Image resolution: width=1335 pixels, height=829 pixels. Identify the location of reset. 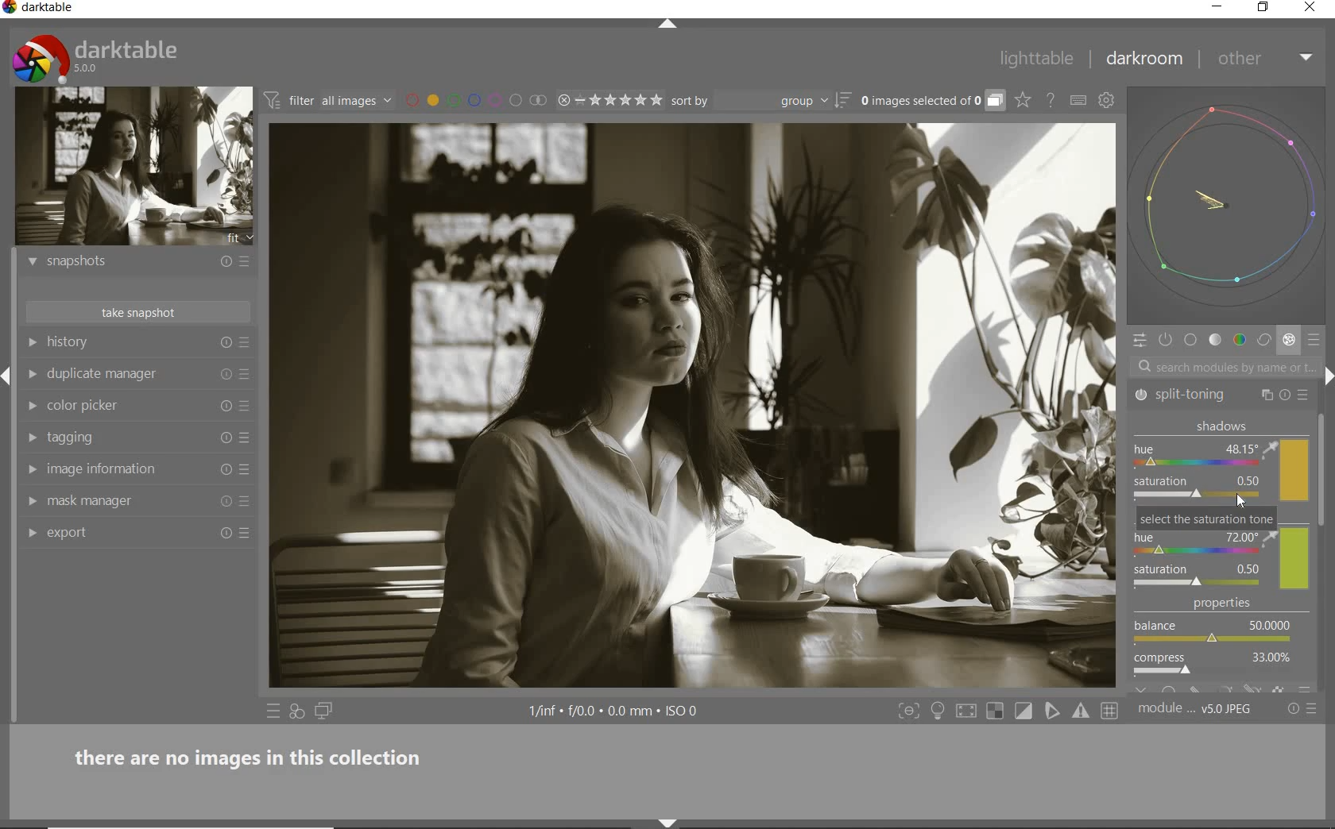
(224, 470).